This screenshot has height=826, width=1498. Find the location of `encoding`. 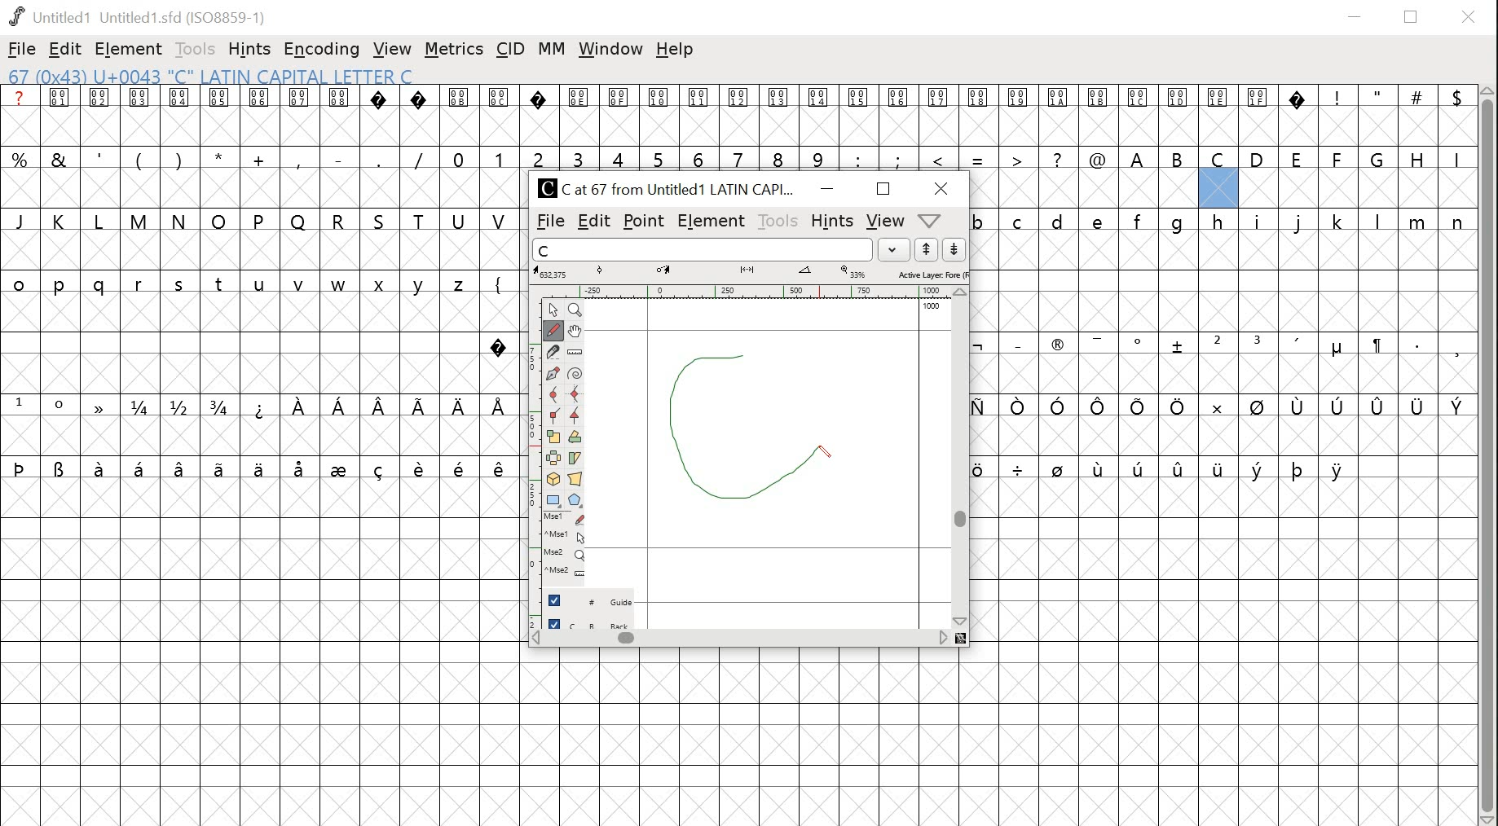

encoding is located at coordinates (320, 51).